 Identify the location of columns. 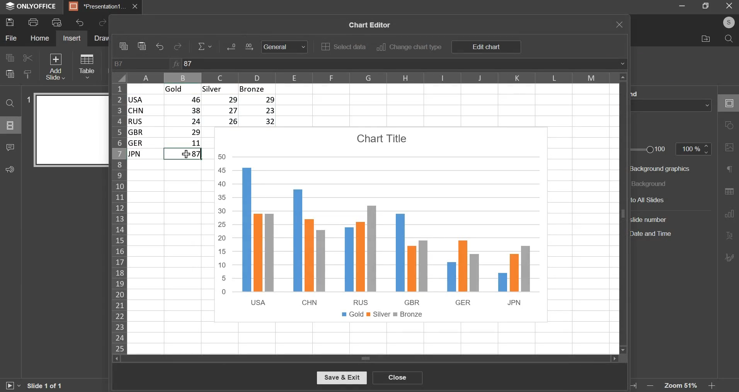
(371, 77).